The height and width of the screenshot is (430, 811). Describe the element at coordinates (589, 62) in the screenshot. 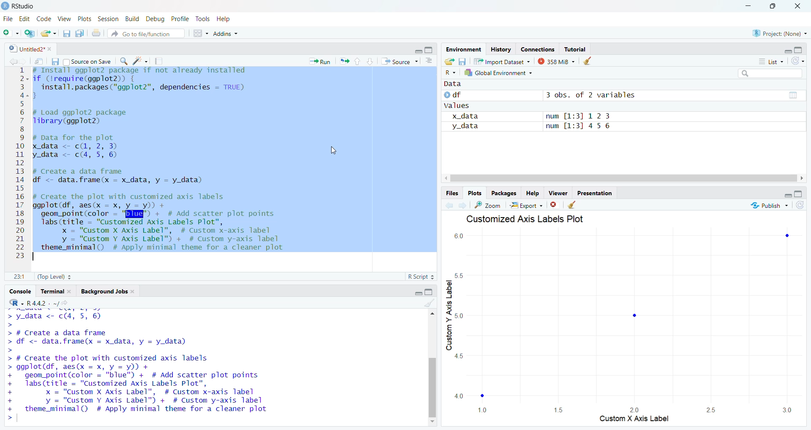

I see `clear` at that location.